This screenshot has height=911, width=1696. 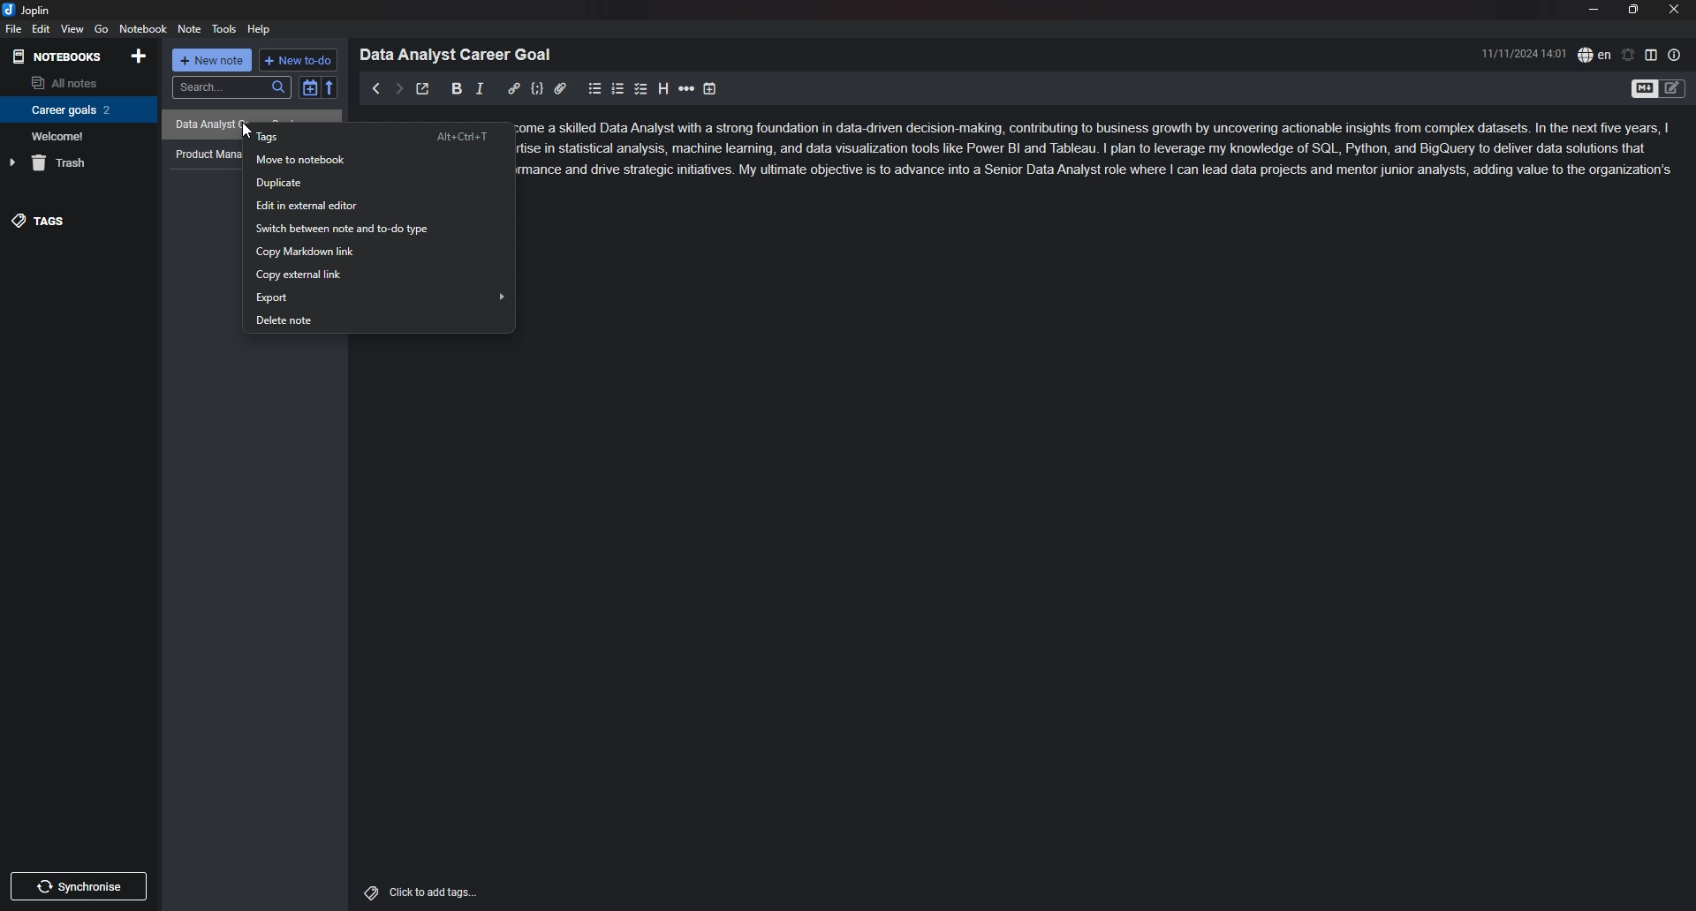 I want to click on tags, so click(x=78, y=221).